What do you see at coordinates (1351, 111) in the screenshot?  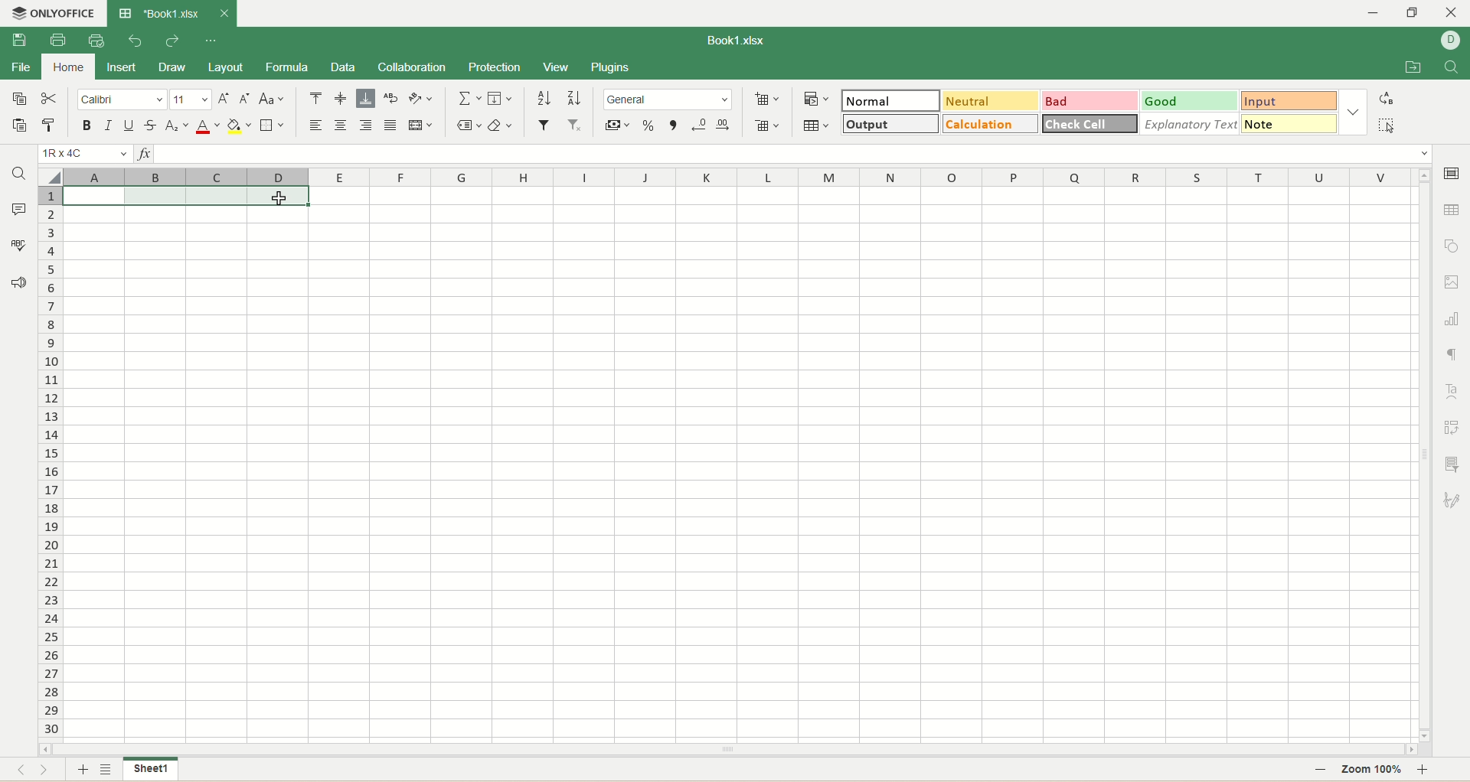 I see `style options` at bounding box center [1351, 111].